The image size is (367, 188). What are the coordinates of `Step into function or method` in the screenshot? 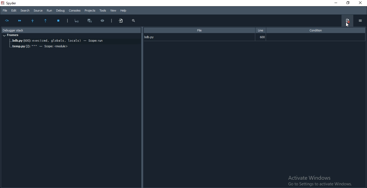 It's located at (34, 21).